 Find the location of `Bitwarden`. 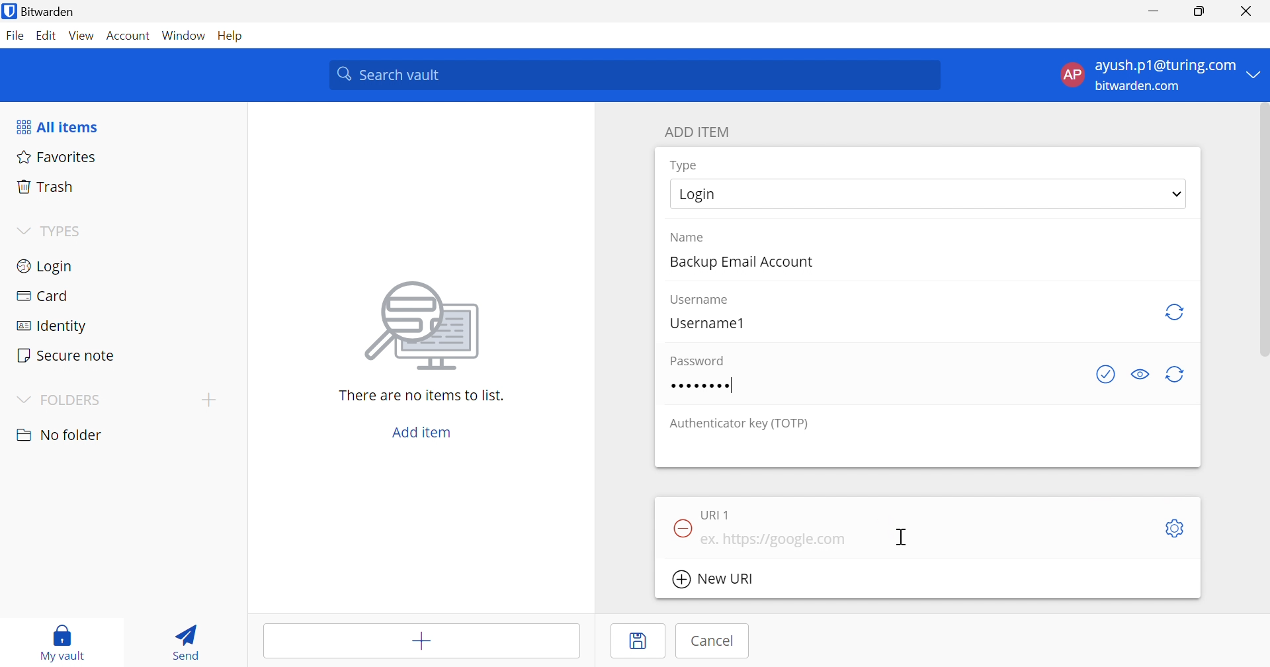

Bitwarden is located at coordinates (48, 11).